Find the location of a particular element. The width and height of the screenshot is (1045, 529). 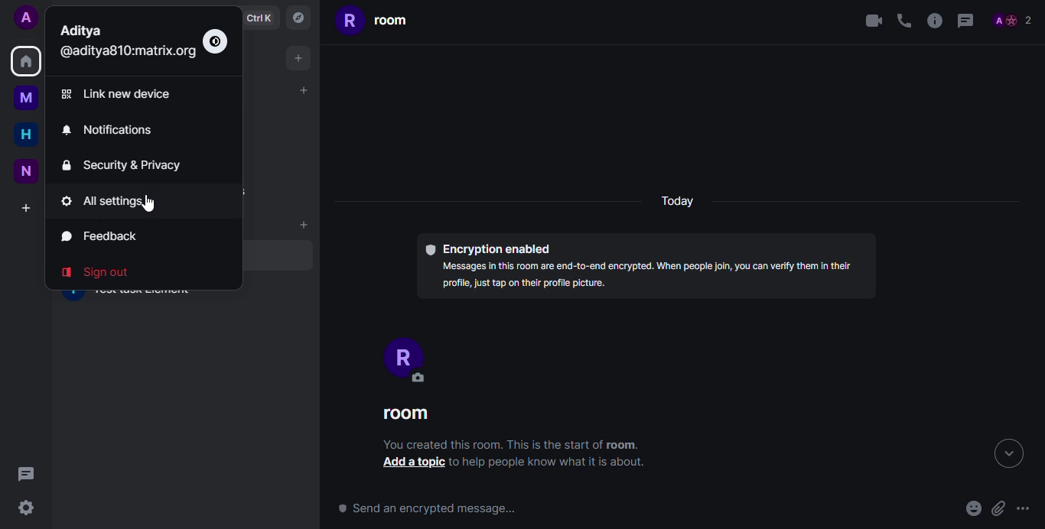

video call is located at coordinates (870, 21).